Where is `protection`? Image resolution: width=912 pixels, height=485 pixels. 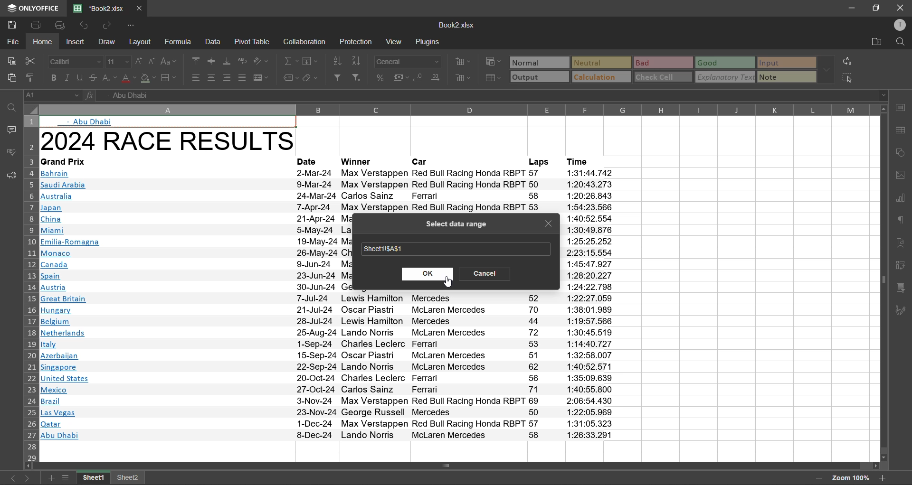
protection is located at coordinates (357, 42).